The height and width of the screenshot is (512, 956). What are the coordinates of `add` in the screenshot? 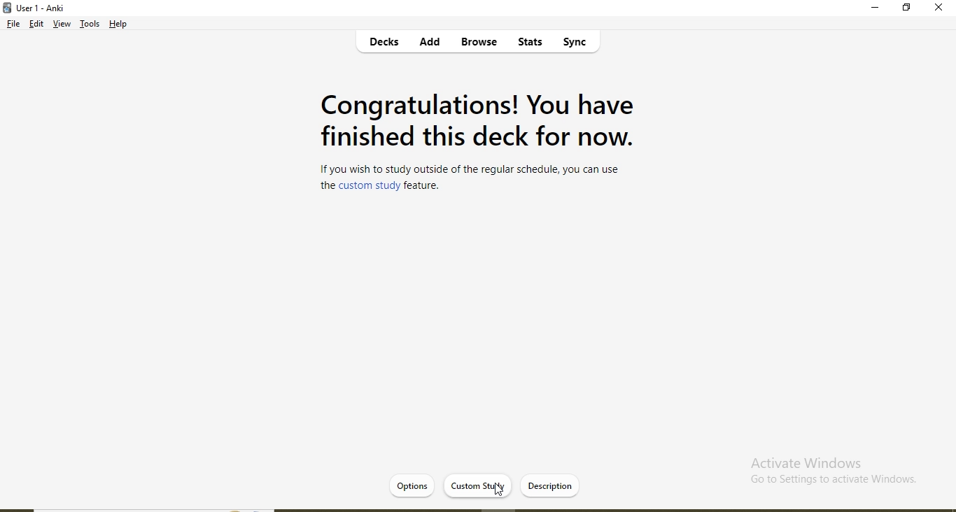 It's located at (430, 43).